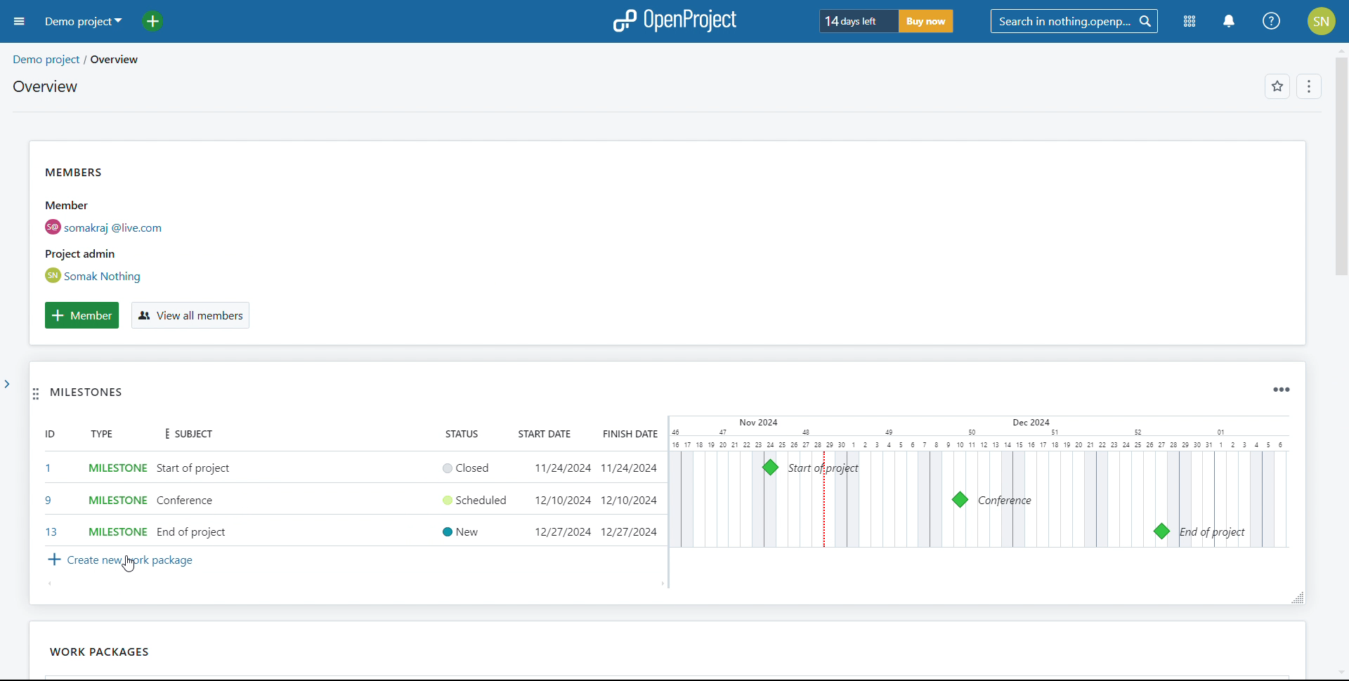  I want to click on MILESTONES, so click(105, 396).